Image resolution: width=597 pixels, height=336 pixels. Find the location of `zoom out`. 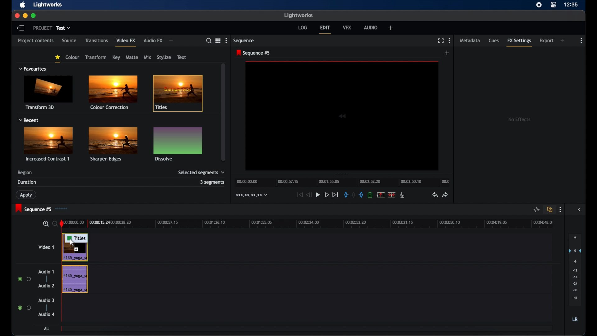

zoom out is located at coordinates (54, 223).